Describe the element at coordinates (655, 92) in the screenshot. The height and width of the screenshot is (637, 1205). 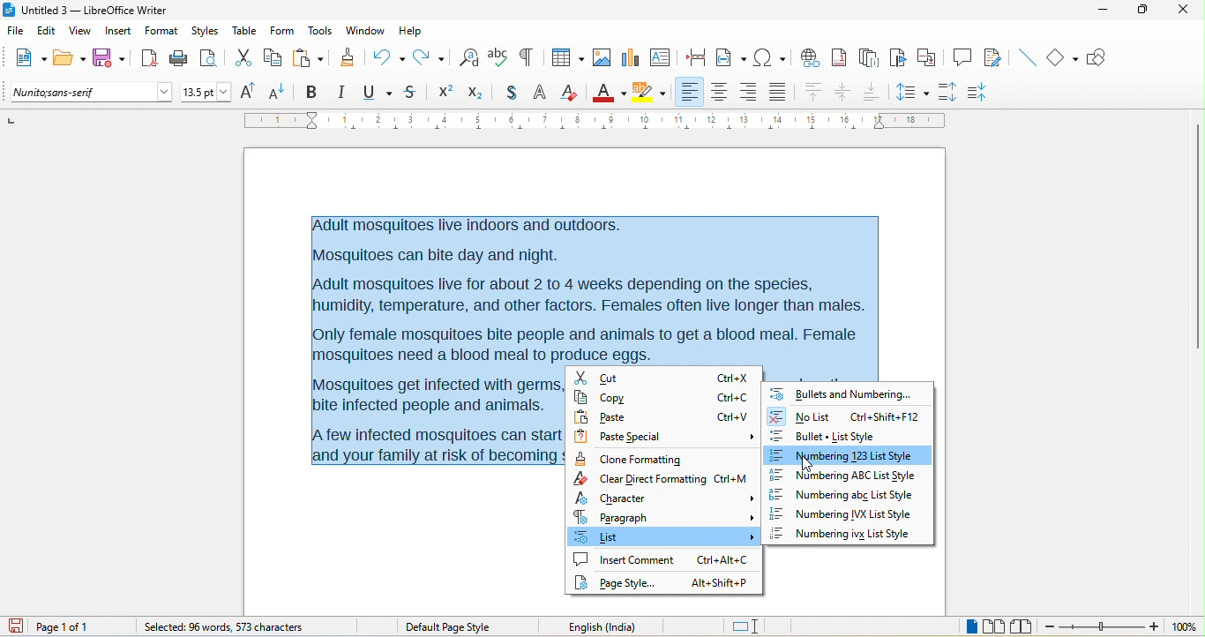
I see `character highlighting` at that location.